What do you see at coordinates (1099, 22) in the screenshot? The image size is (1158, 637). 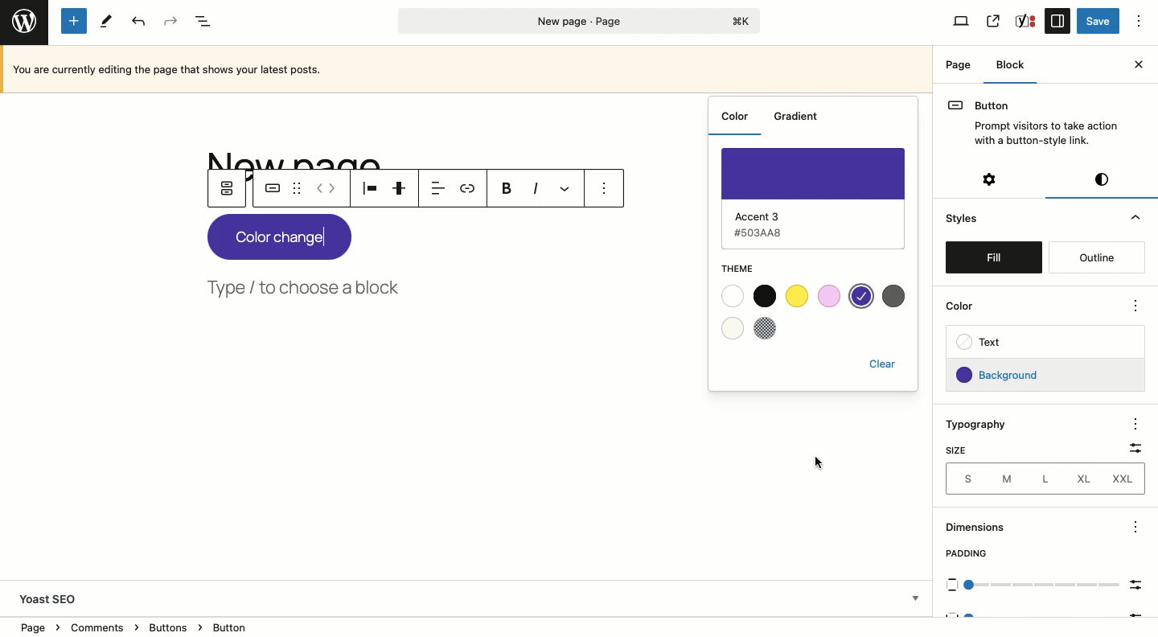 I see `Save` at bounding box center [1099, 22].